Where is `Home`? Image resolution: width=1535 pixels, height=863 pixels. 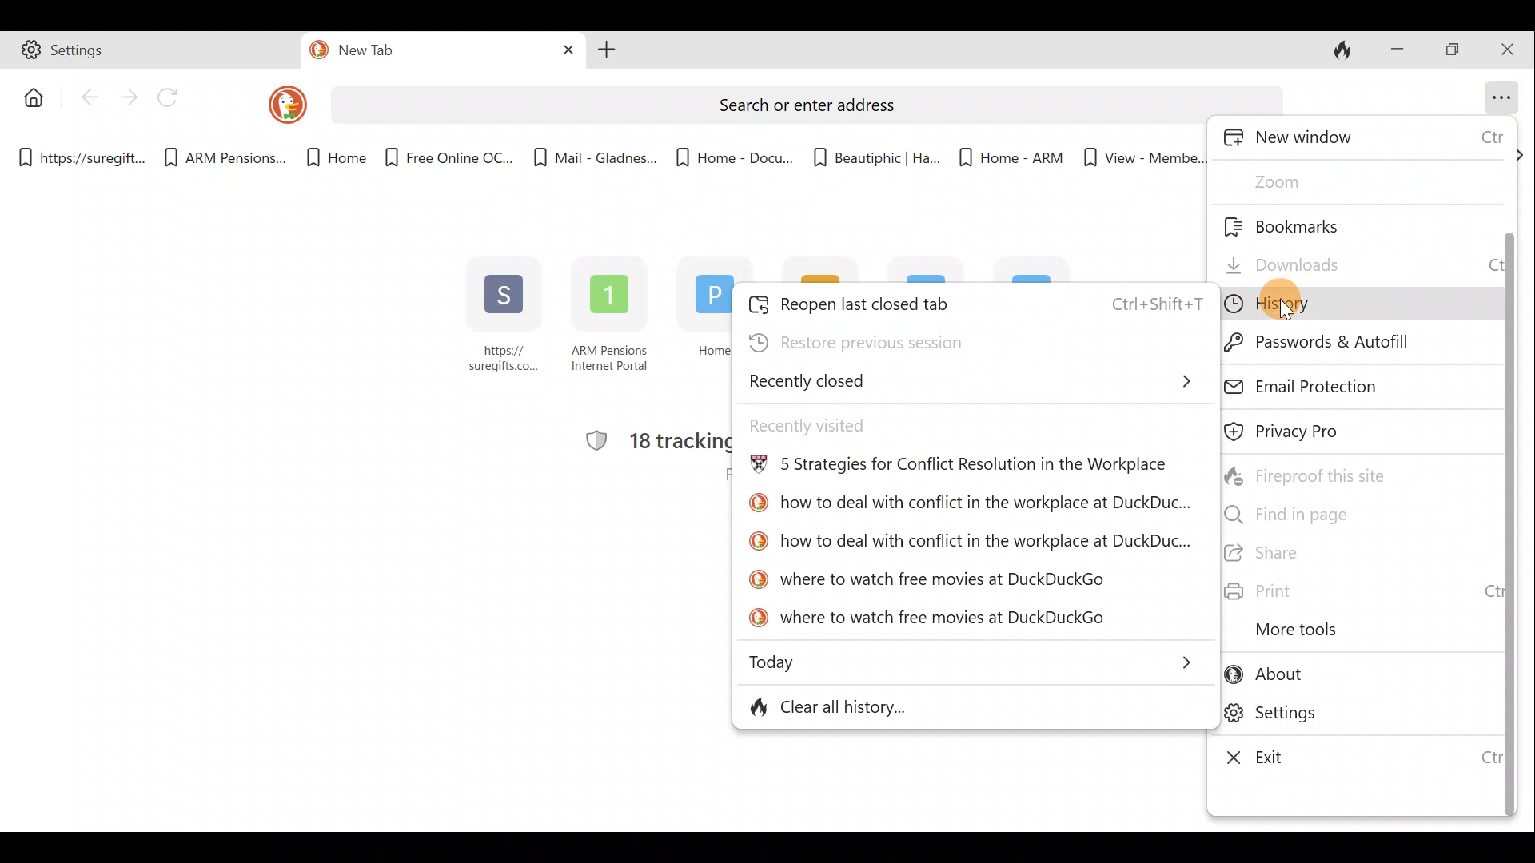 Home is located at coordinates (699, 321).